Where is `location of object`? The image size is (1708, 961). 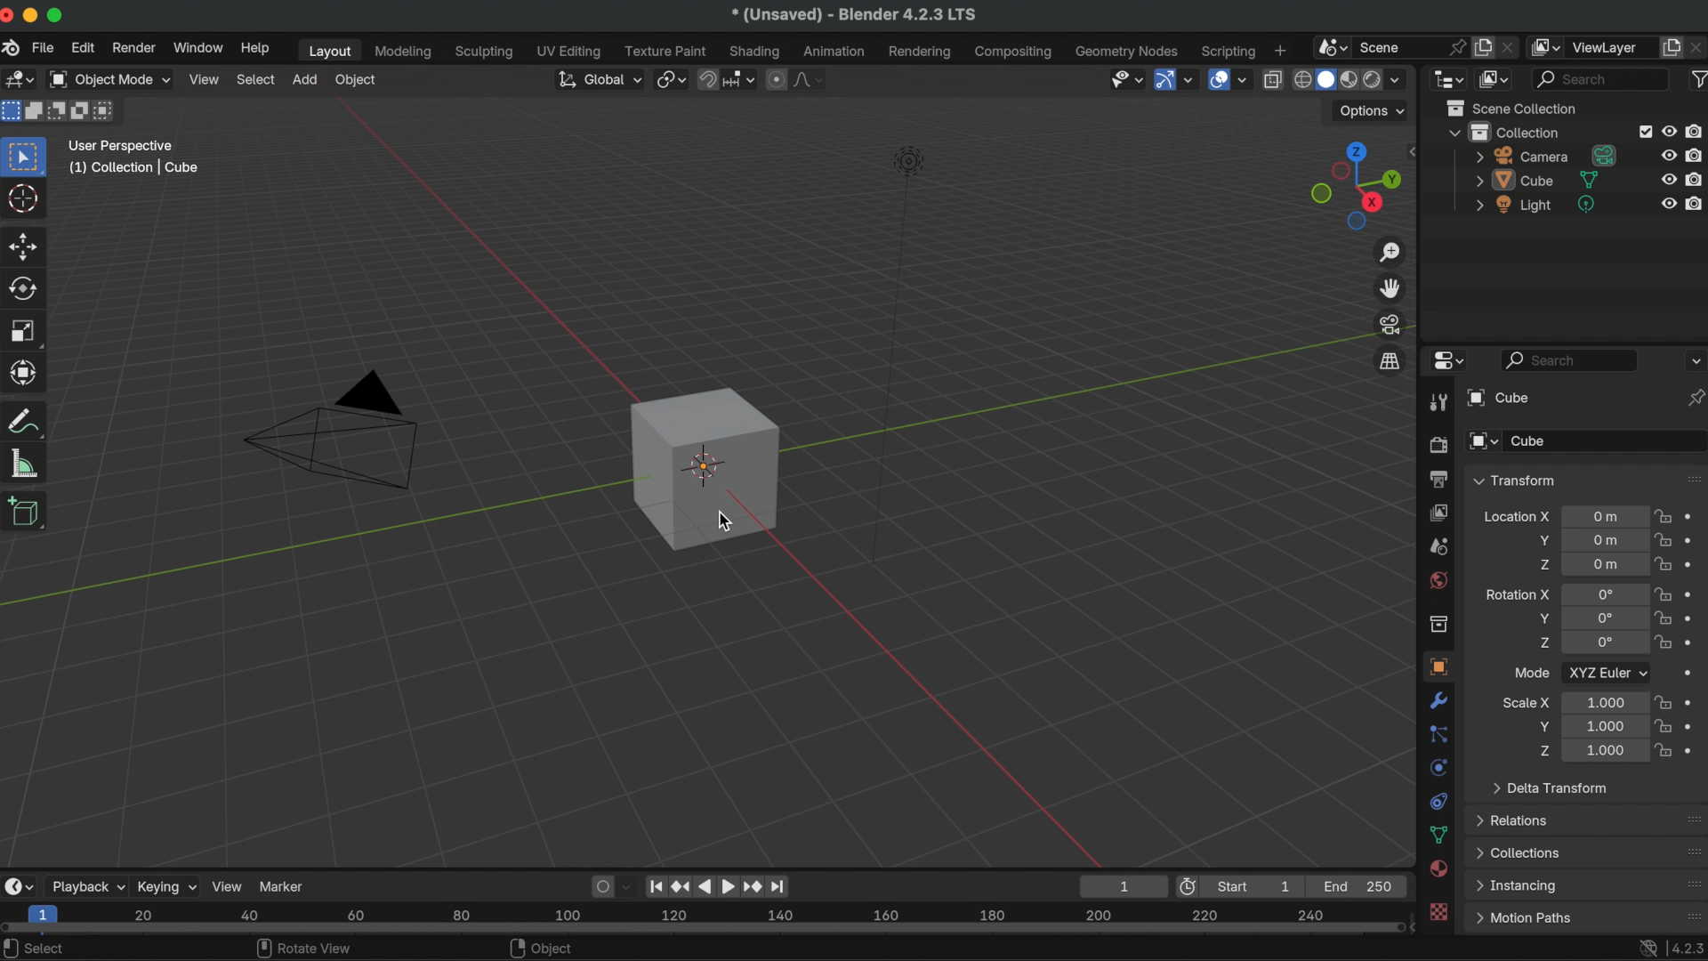 location of object is located at coordinates (1605, 564).